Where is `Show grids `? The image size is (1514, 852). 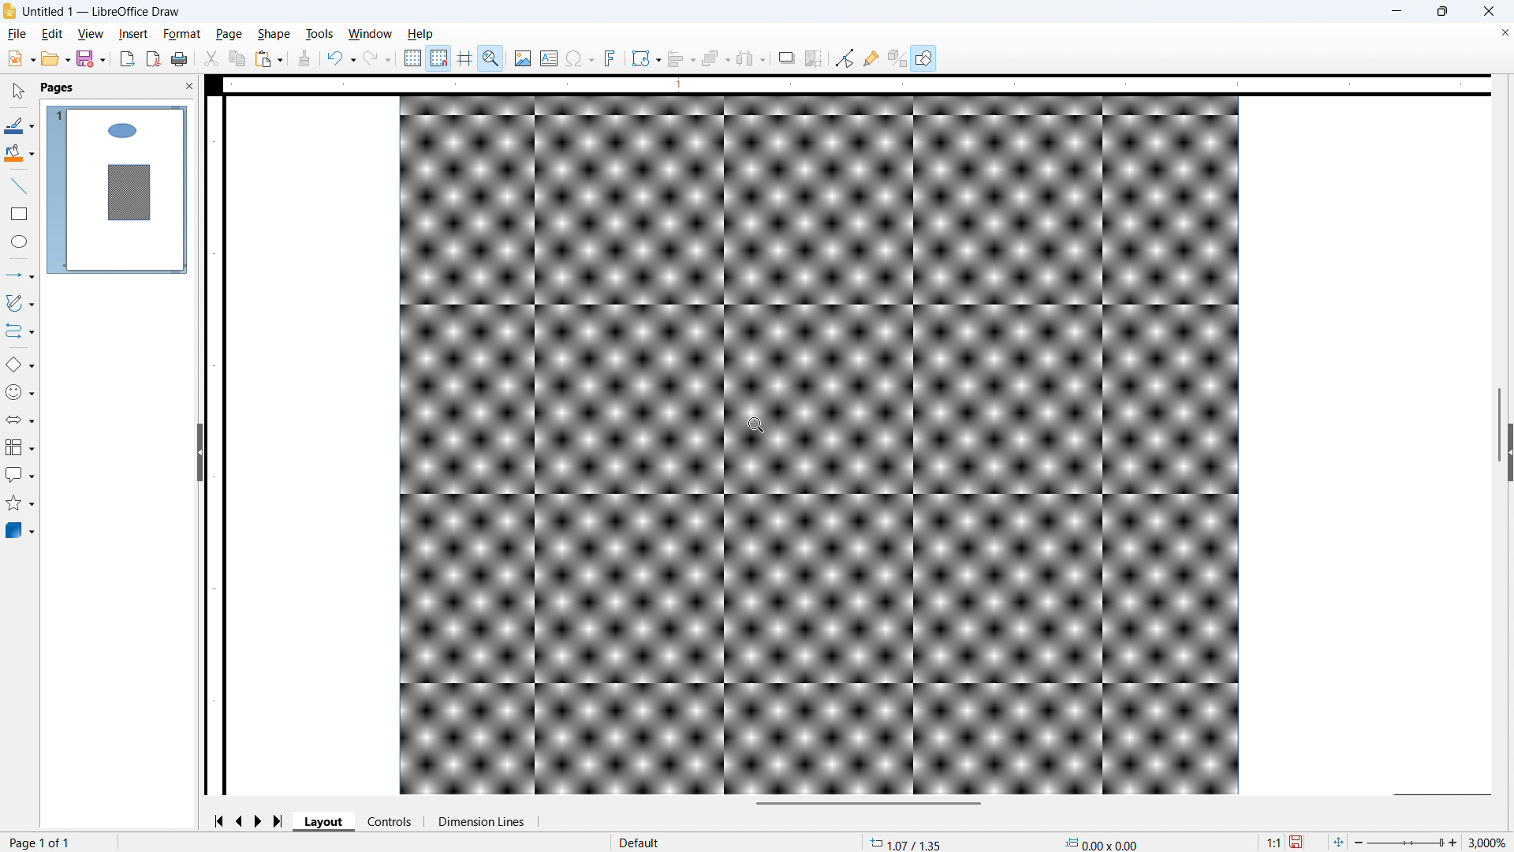
Show grids  is located at coordinates (412, 58).